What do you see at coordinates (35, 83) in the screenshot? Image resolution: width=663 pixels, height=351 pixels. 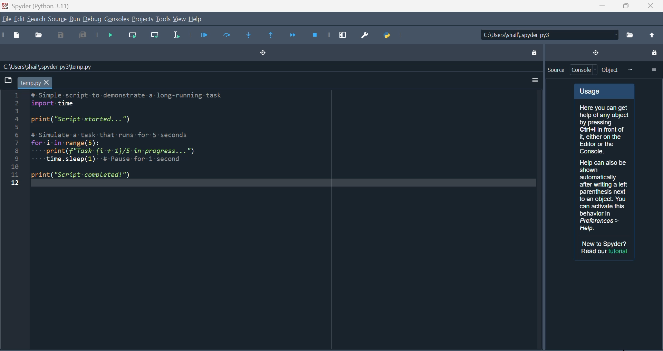 I see `temp.py` at bounding box center [35, 83].